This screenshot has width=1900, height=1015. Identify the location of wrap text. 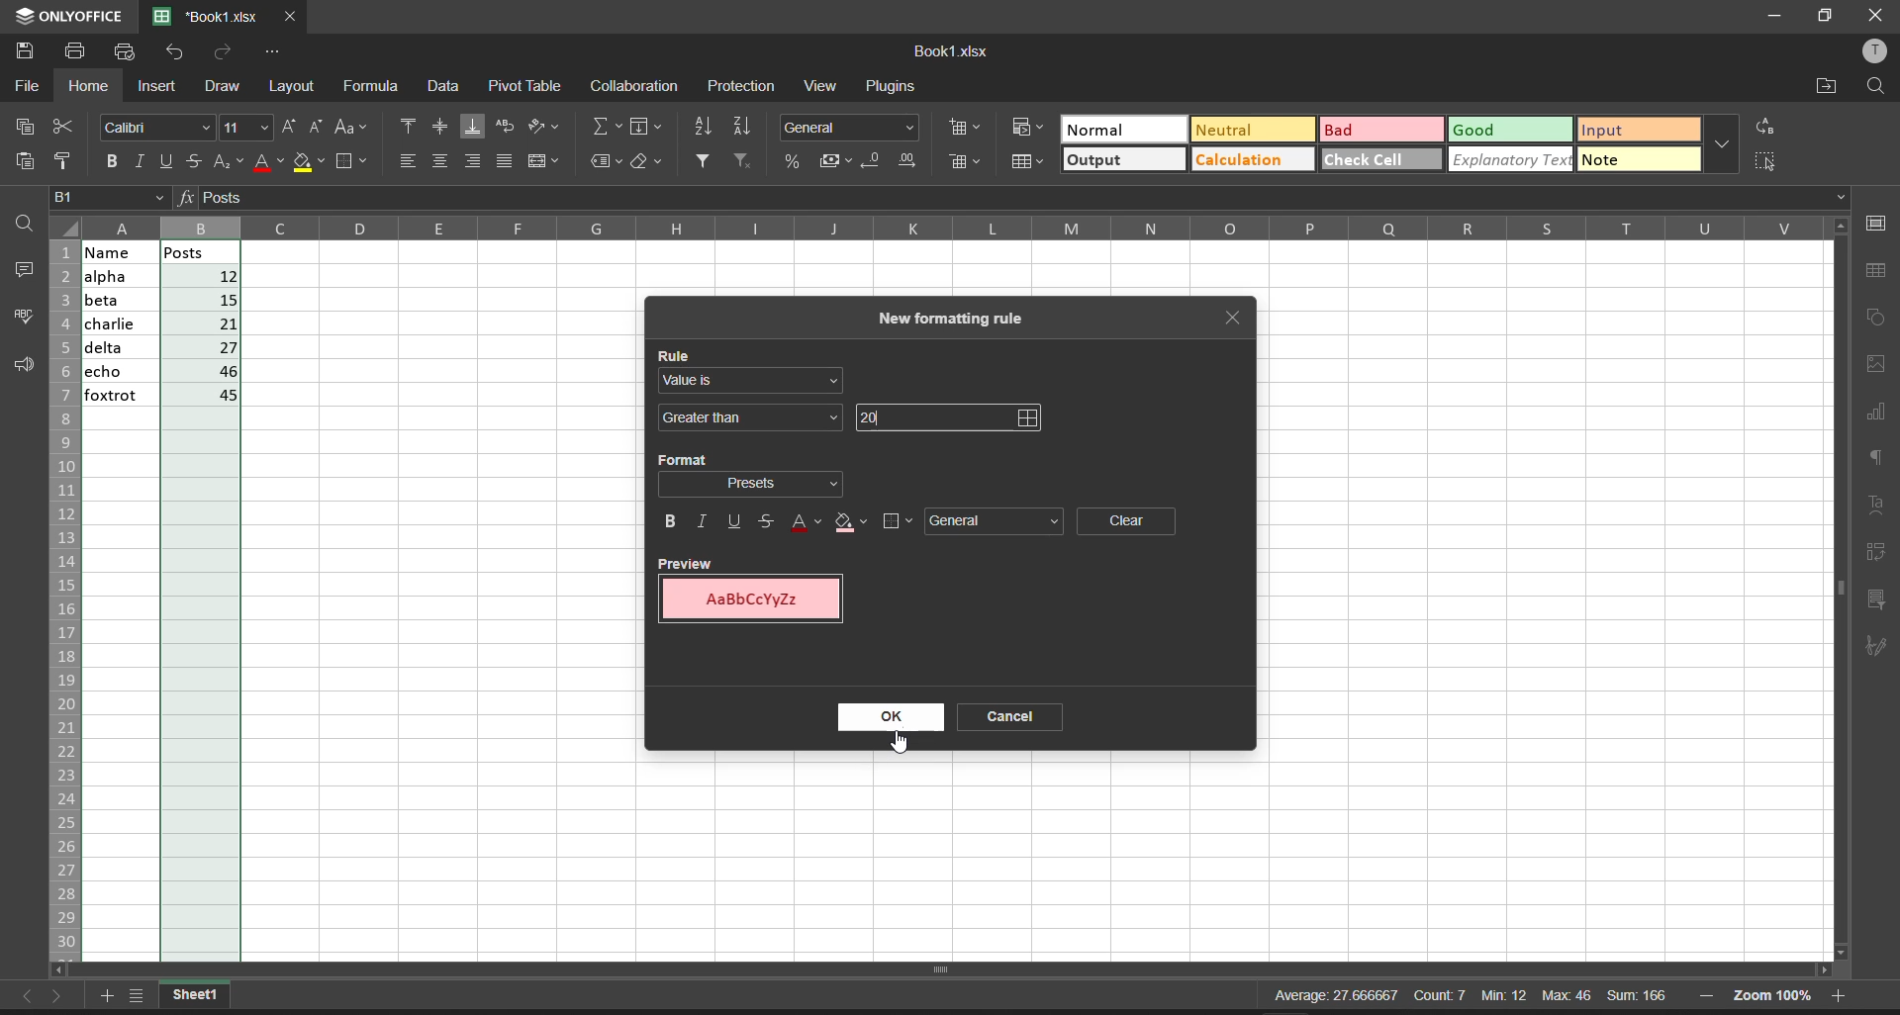
(504, 130).